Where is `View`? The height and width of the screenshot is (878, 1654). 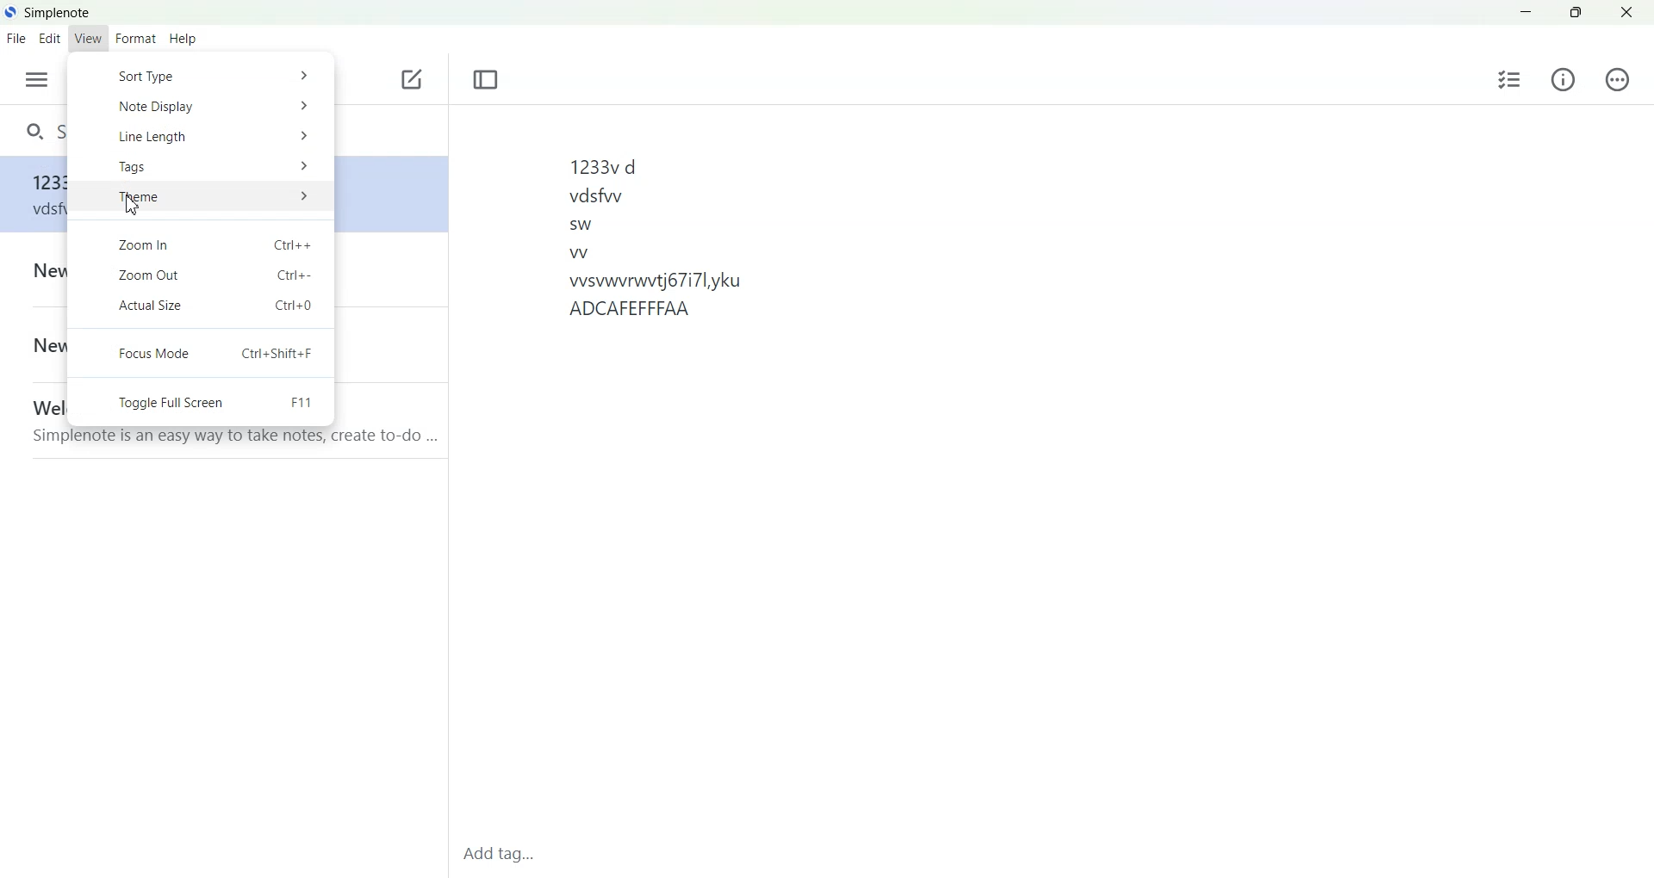 View is located at coordinates (88, 38).